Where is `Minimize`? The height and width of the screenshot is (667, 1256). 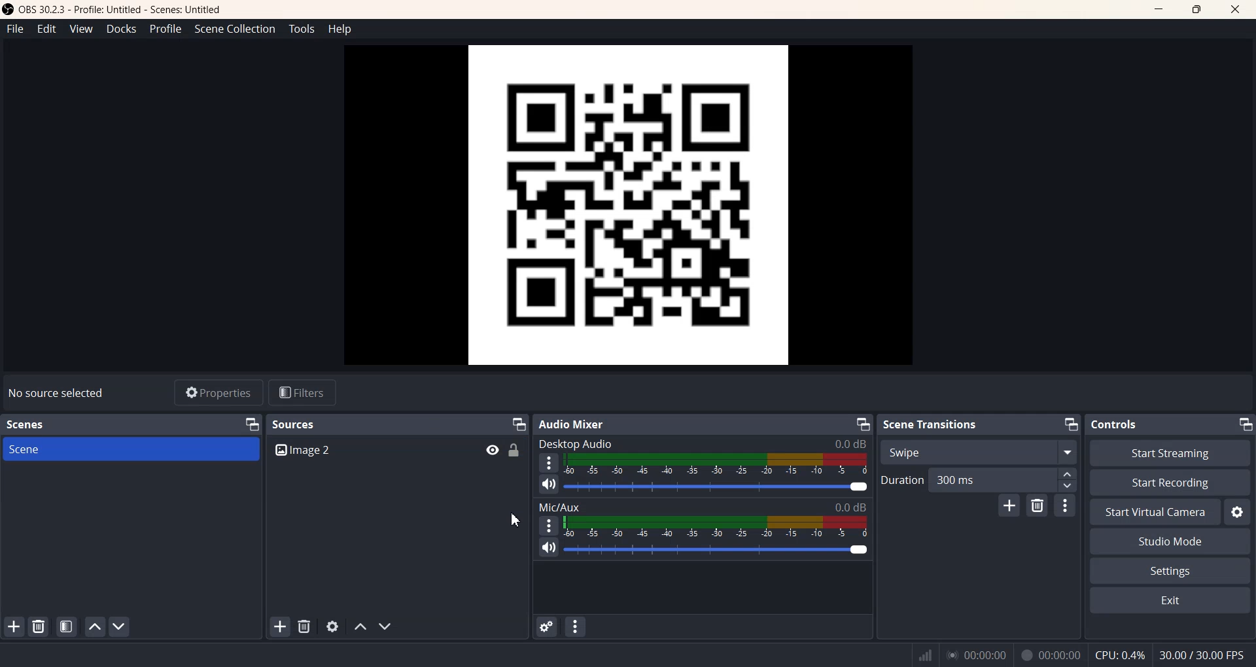 Minimize is located at coordinates (1069, 424).